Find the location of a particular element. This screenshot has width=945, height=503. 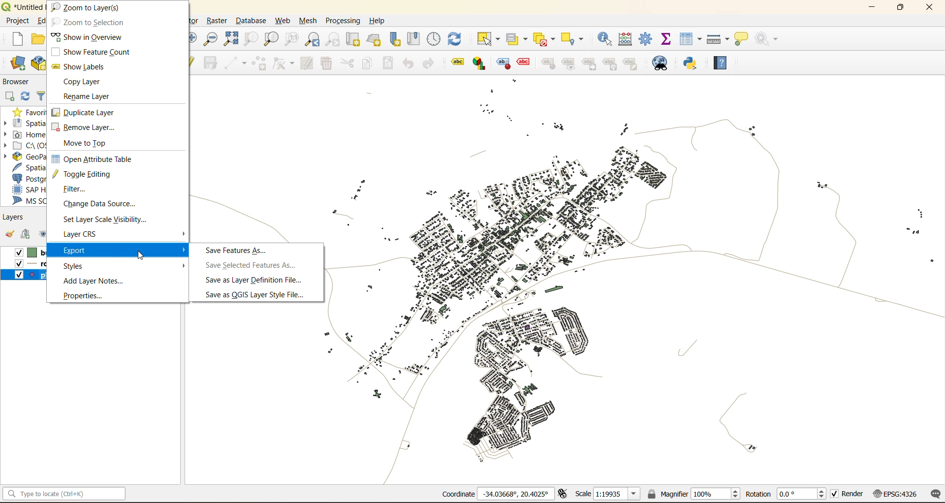

redo is located at coordinates (428, 63).